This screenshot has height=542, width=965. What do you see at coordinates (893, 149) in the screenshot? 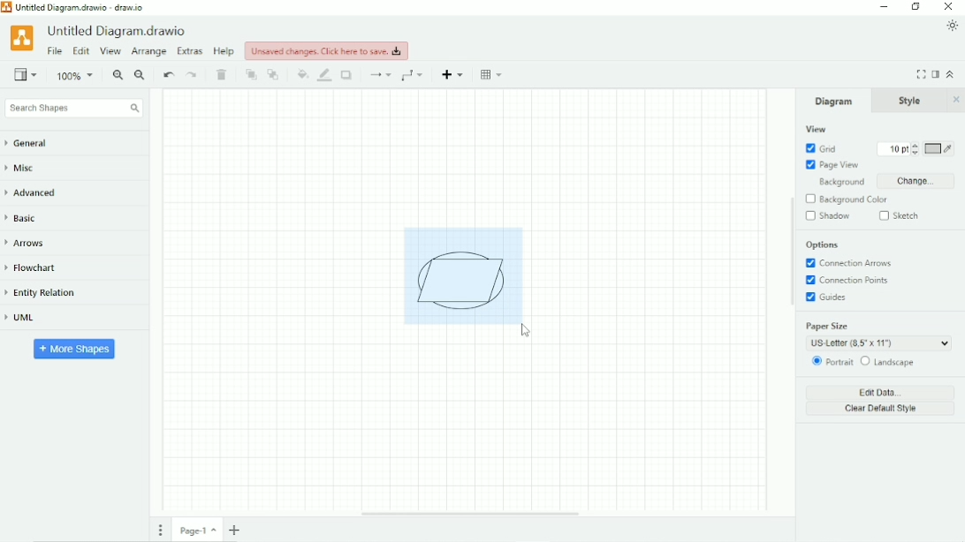
I see `Grid size` at bounding box center [893, 149].